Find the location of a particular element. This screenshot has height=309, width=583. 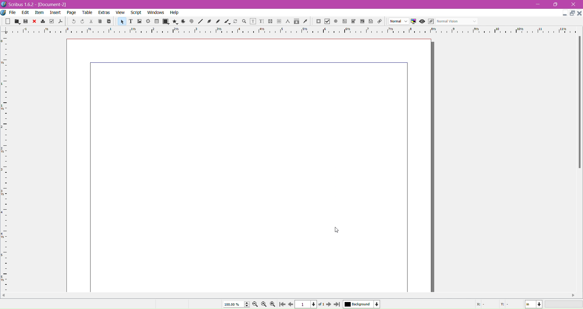

icon is located at coordinates (326, 22).